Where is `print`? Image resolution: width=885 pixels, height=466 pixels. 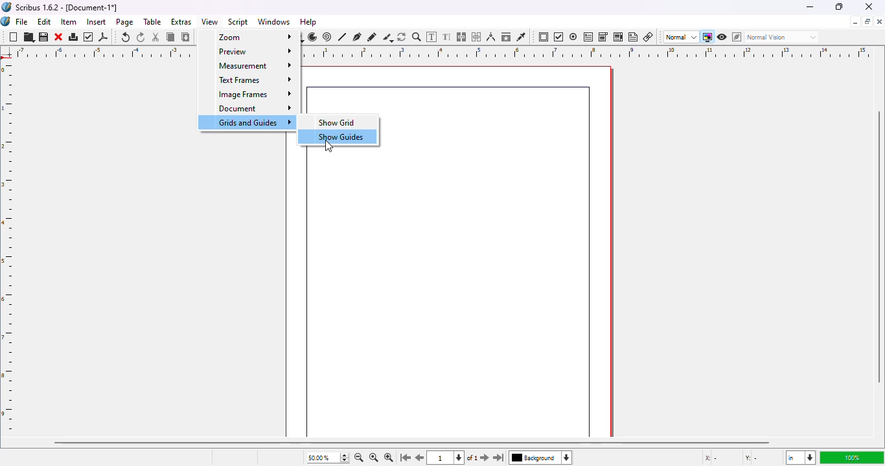
print is located at coordinates (74, 37).